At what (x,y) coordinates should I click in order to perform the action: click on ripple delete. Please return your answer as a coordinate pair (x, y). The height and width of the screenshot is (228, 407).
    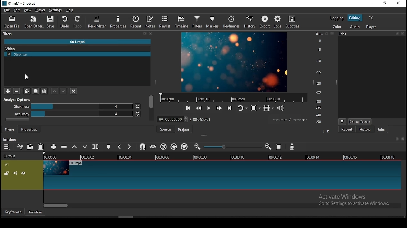
    Looking at the image, I should click on (65, 147).